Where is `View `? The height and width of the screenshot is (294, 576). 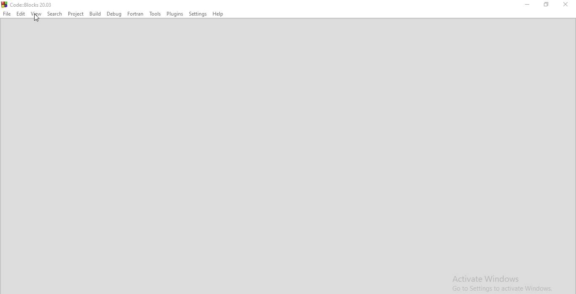
View  is located at coordinates (36, 13).